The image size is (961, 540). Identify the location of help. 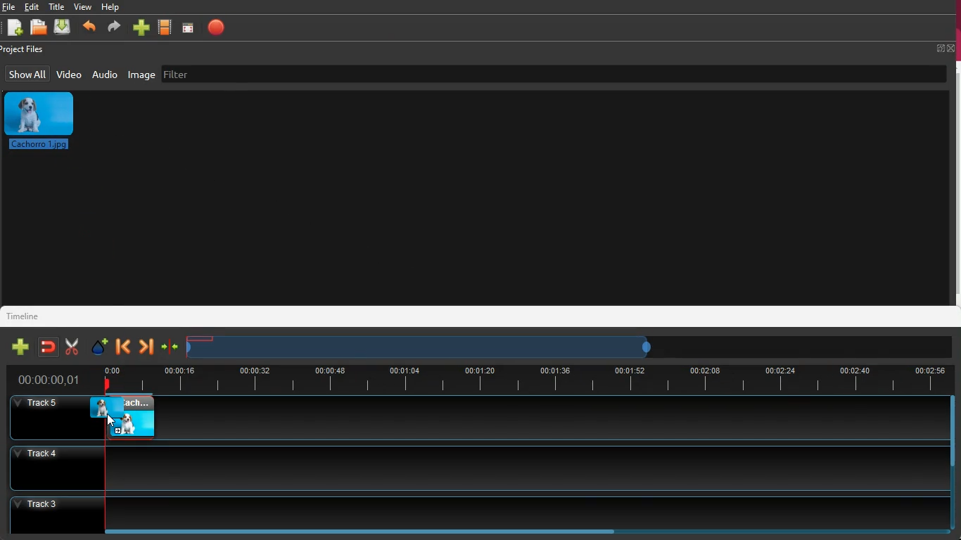
(113, 7).